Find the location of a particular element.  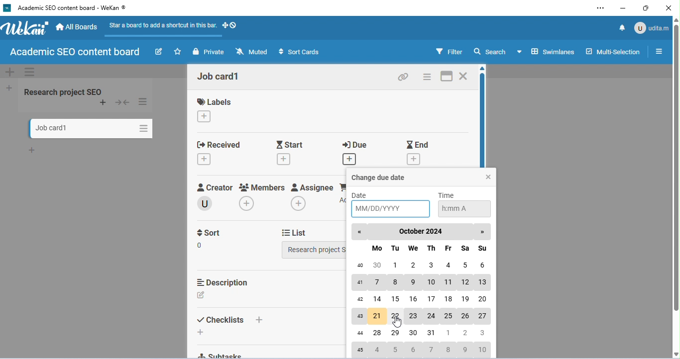

Calendar of October, 2024 is located at coordinates (420, 299).